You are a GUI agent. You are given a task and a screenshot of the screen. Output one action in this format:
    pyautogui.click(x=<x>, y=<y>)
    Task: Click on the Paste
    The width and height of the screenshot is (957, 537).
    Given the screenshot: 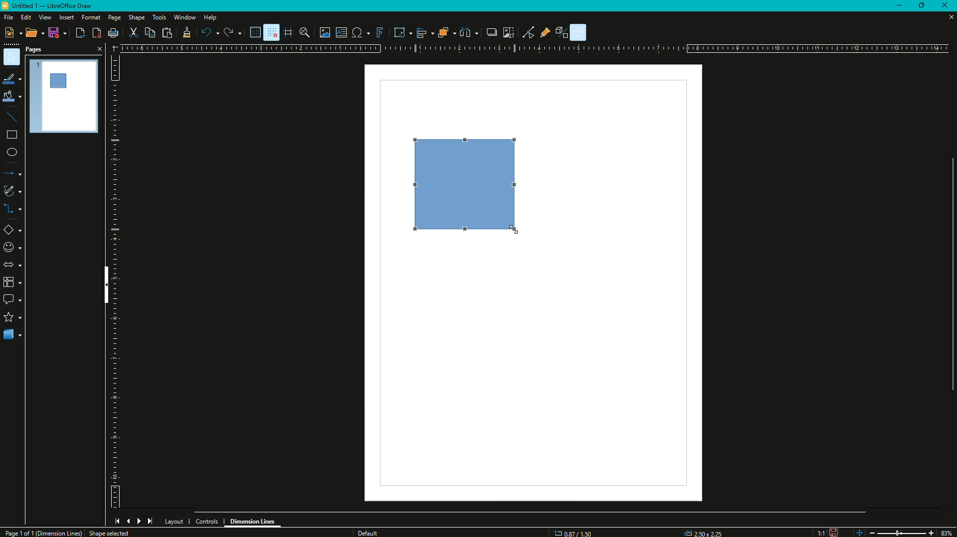 What is the action you would take?
    pyautogui.click(x=166, y=32)
    